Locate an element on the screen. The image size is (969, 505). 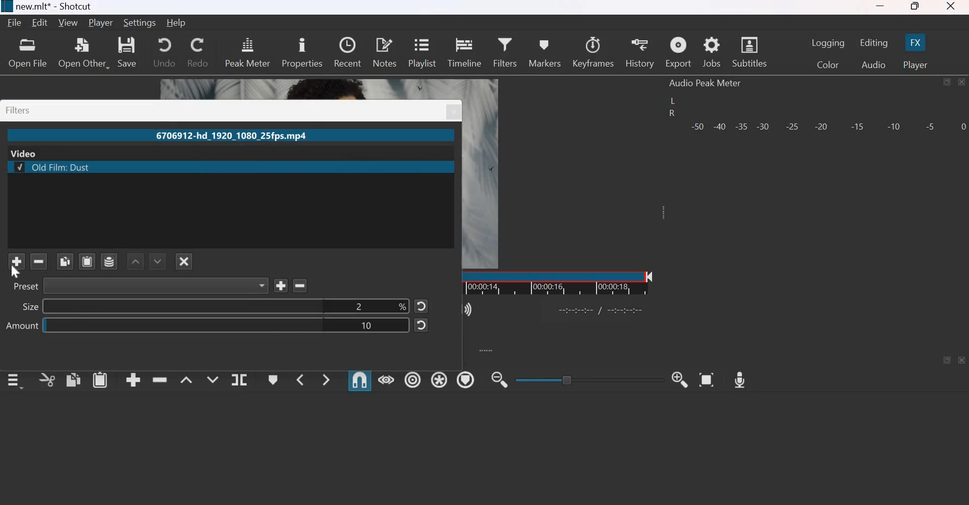
Ripple Markers is located at coordinates (466, 380).